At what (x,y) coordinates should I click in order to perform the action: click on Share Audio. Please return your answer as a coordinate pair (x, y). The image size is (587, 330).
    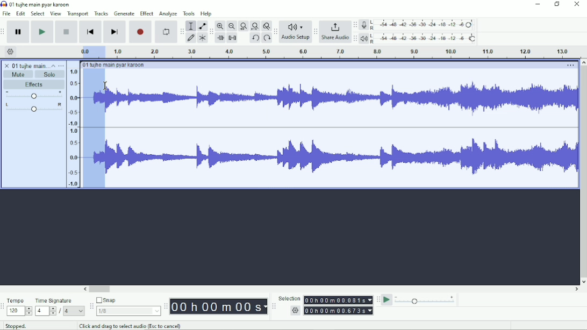
    Looking at the image, I should click on (334, 38).